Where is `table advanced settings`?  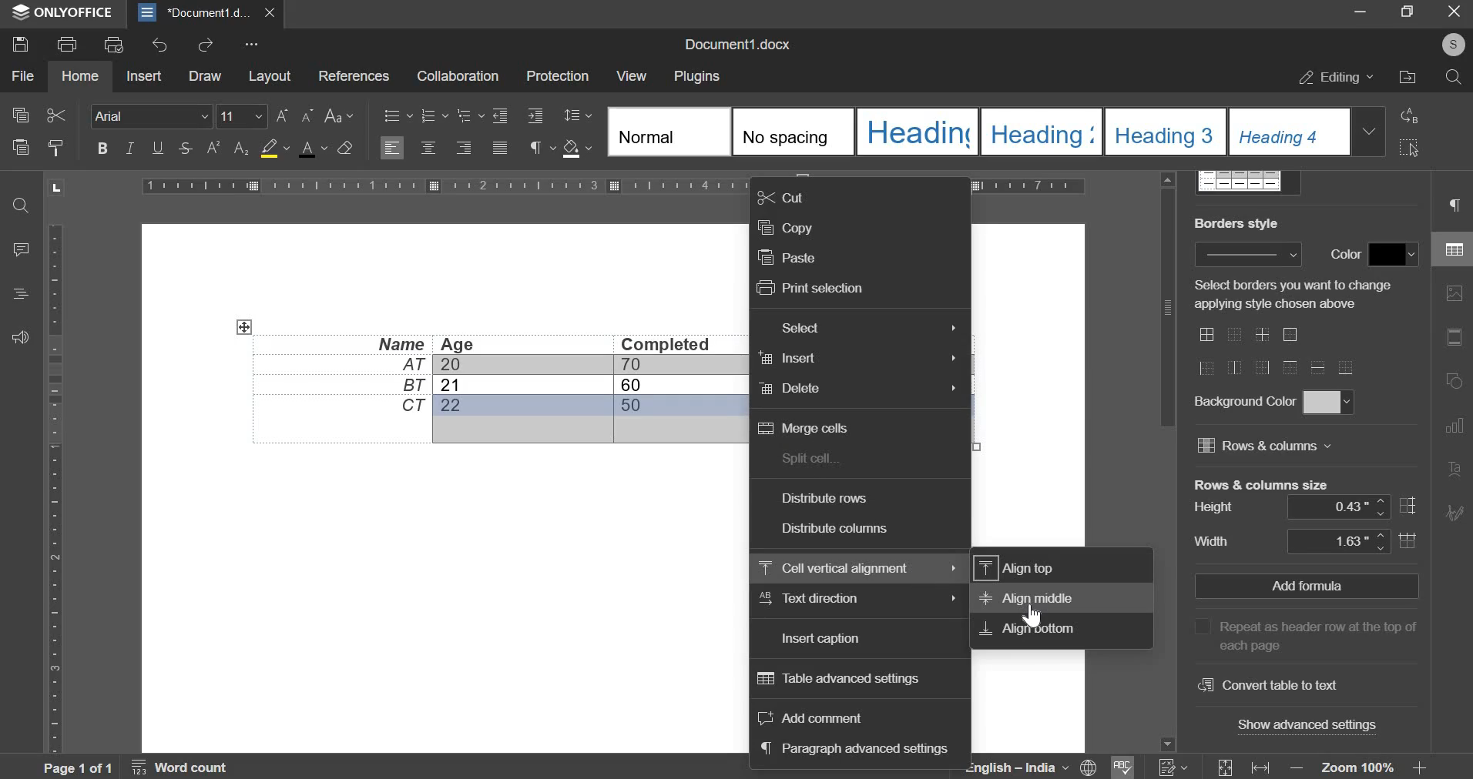 table advanced settings is located at coordinates (841, 678).